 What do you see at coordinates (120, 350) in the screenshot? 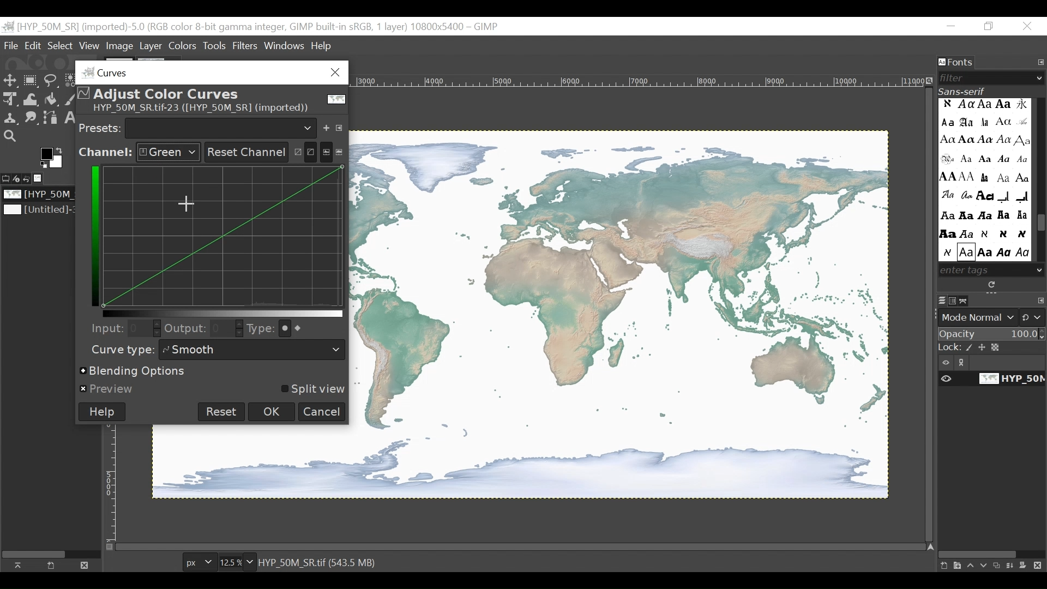
I see `Curve type` at bounding box center [120, 350].